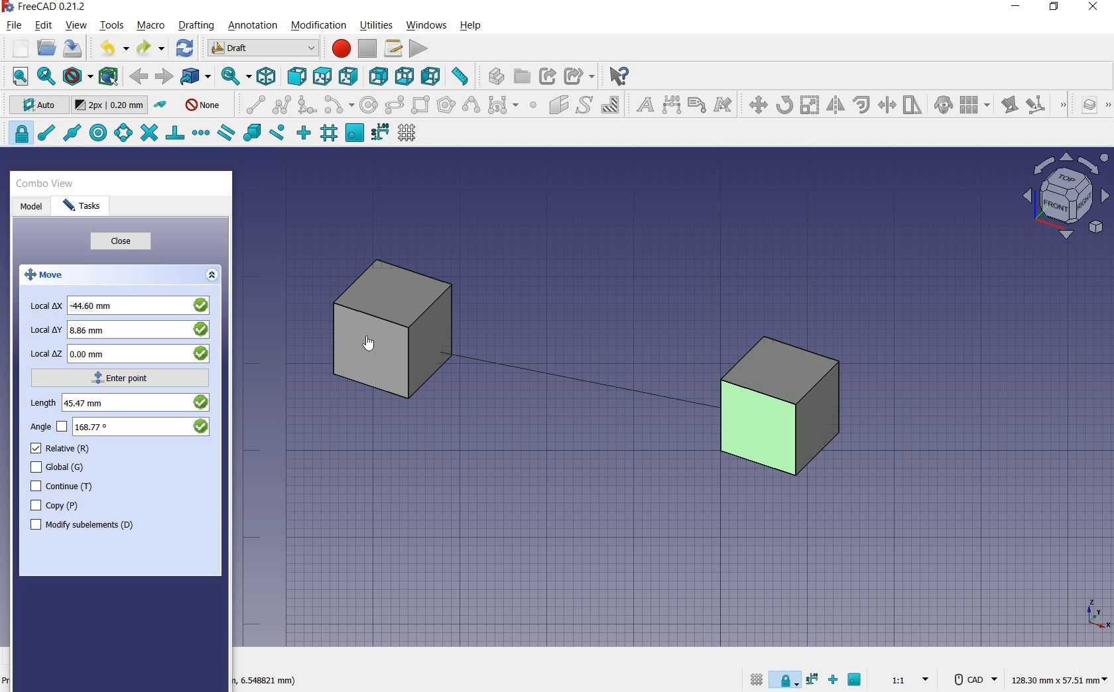 The height and width of the screenshot is (692, 1114). What do you see at coordinates (579, 76) in the screenshot?
I see `make sub link` at bounding box center [579, 76].